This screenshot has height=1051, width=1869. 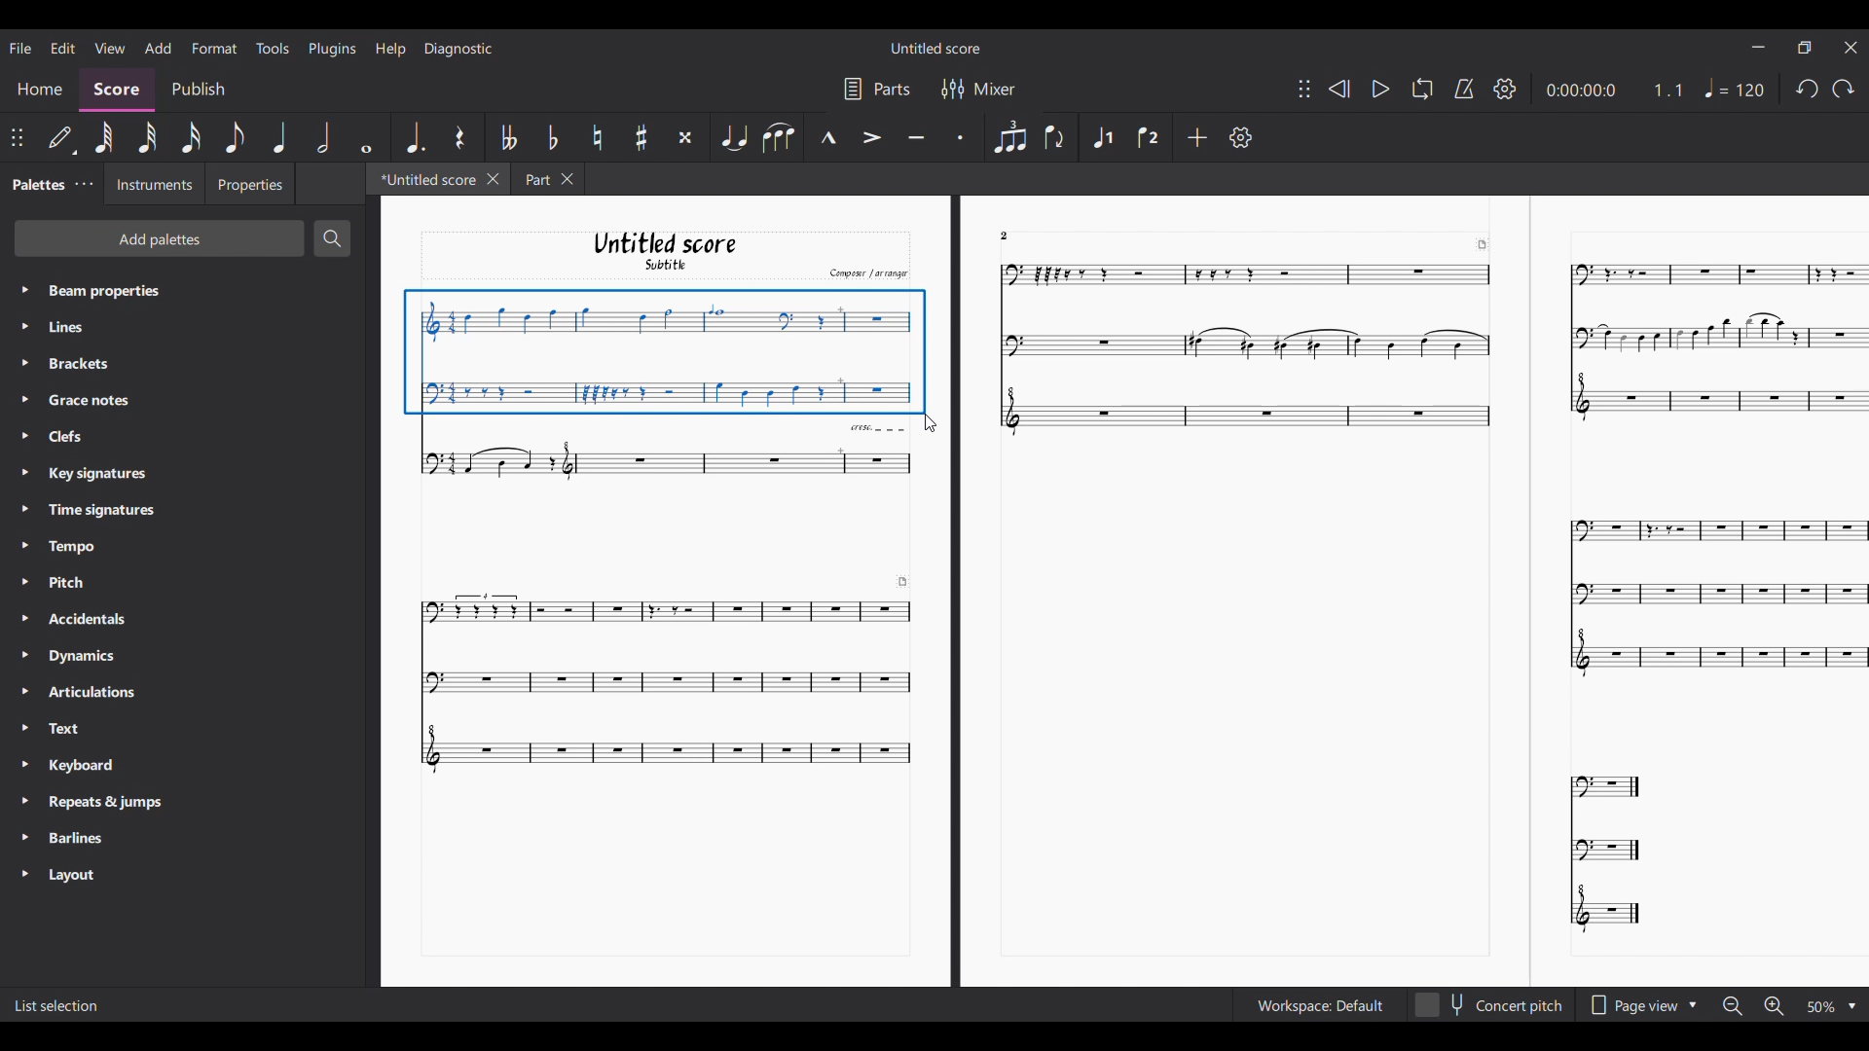 What do you see at coordinates (459, 136) in the screenshot?
I see `Rest` at bounding box center [459, 136].